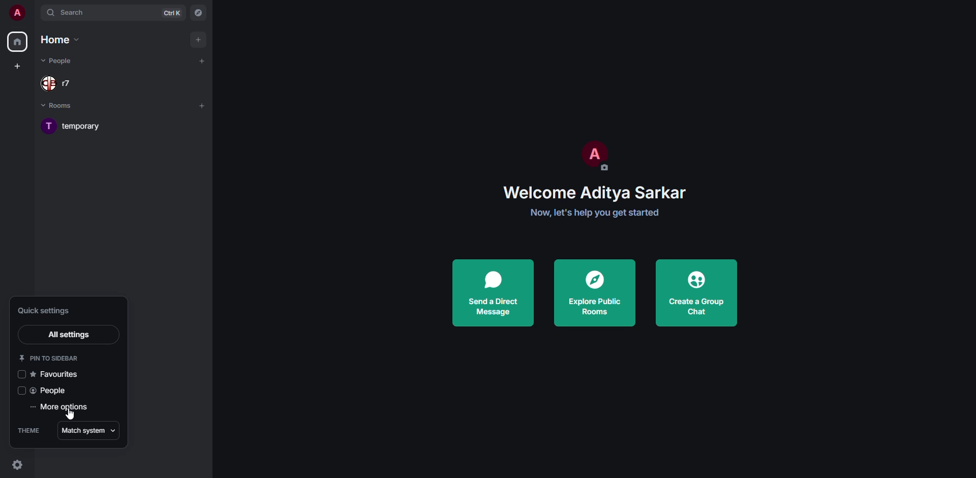 The image size is (976, 478). What do you see at coordinates (17, 12) in the screenshot?
I see `a` at bounding box center [17, 12].